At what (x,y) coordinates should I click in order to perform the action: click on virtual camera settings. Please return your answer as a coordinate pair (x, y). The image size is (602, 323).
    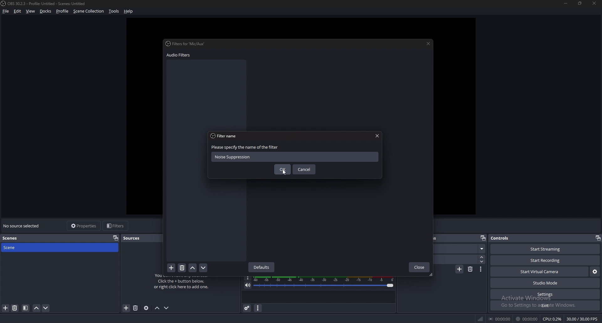
    Looking at the image, I should click on (594, 272).